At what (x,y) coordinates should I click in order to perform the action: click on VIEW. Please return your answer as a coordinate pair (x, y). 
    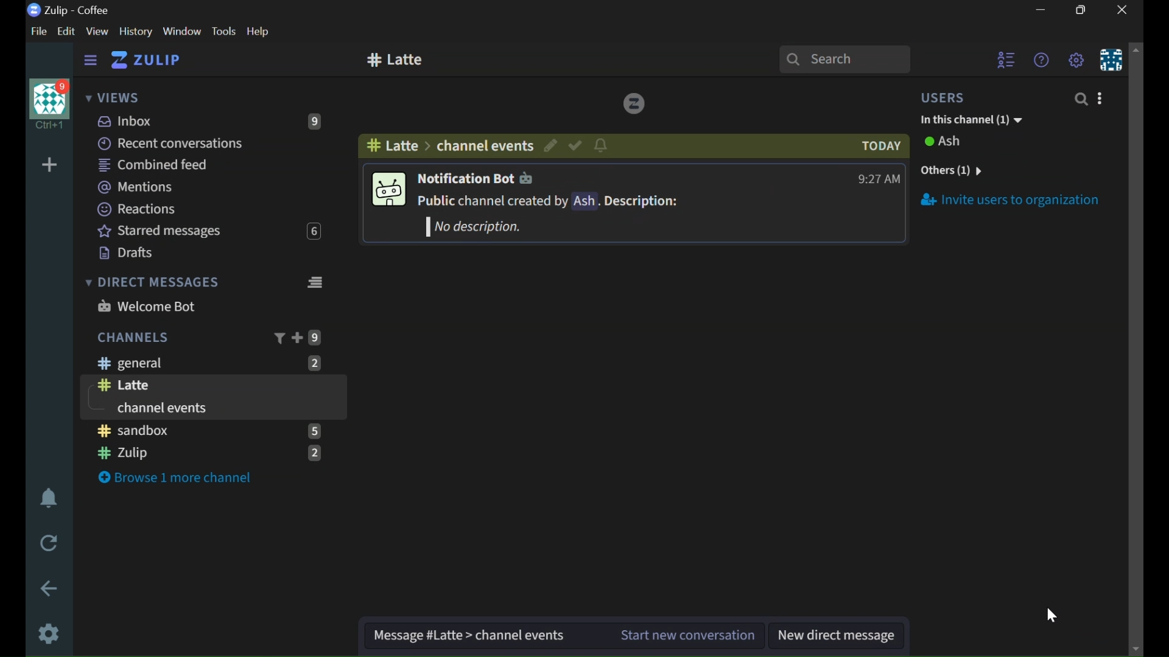
    Looking at the image, I should click on (96, 32).